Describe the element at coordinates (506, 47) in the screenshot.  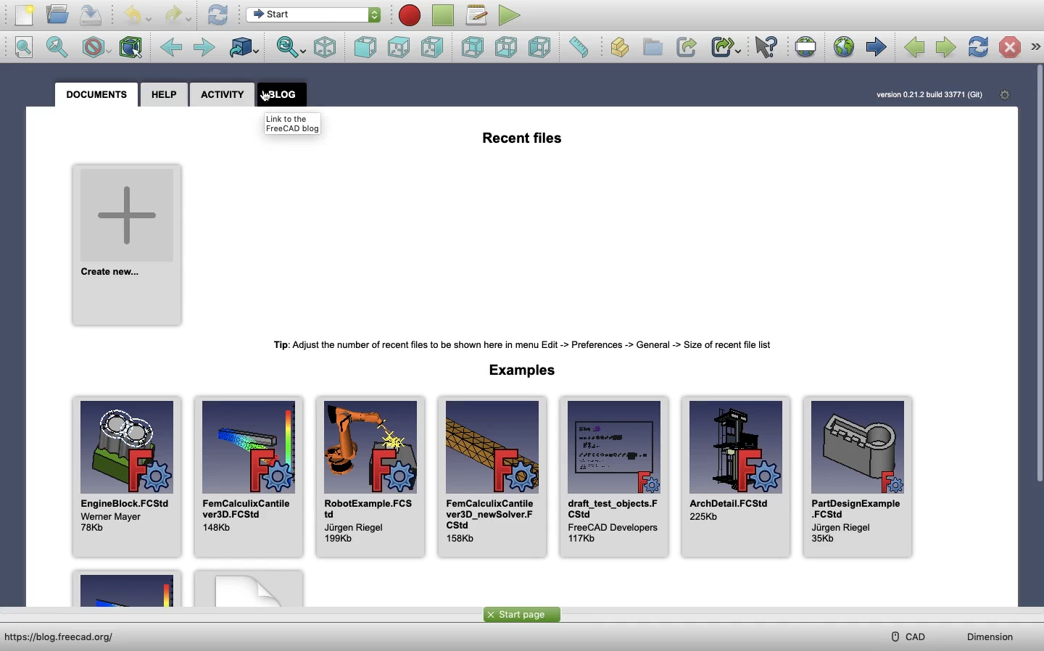
I see `Bottom` at that location.